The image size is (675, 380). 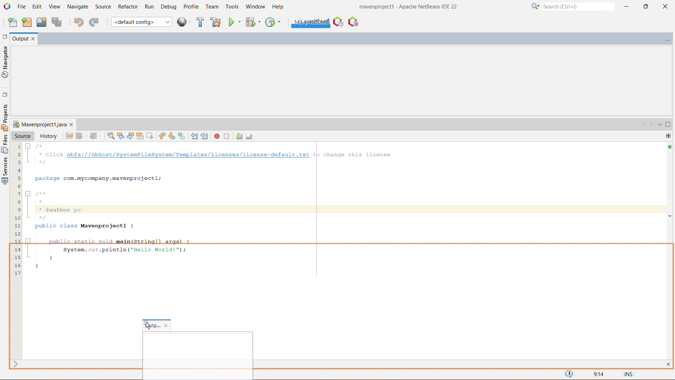 I want to click on open project, so click(x=41, y=21).